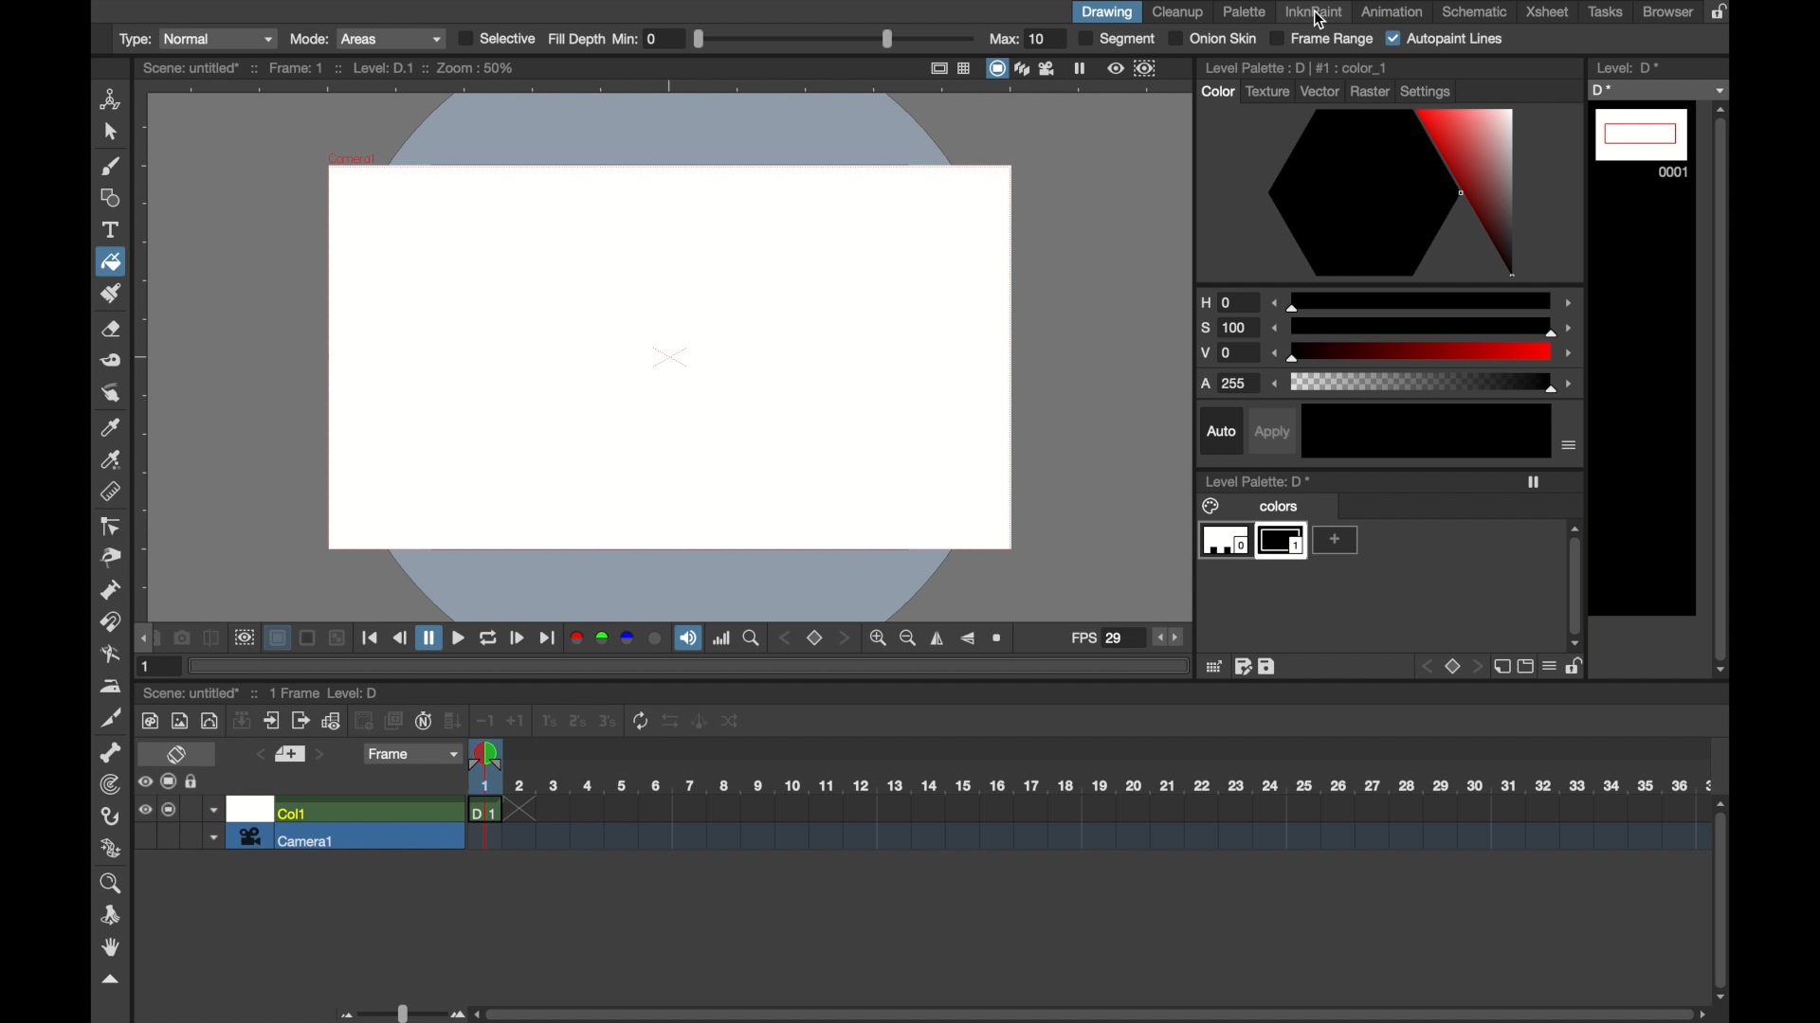 The image size is (1820, 1023). What do you see at coordinates (1244, 666) in the screenshot?
I see `edit` at bounding box center [1244, 666].